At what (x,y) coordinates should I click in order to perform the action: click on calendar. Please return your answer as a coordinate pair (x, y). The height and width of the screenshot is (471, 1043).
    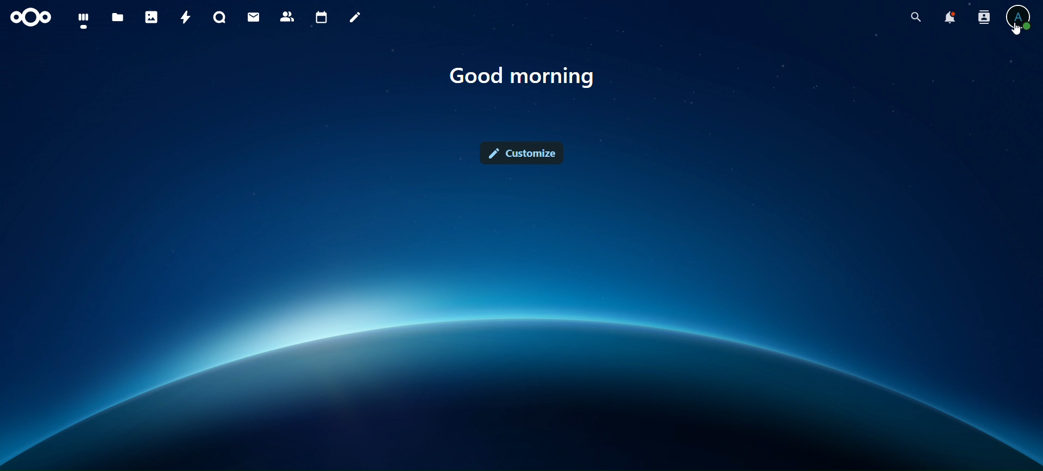
    Looking at the image, I should click on (320, 17).